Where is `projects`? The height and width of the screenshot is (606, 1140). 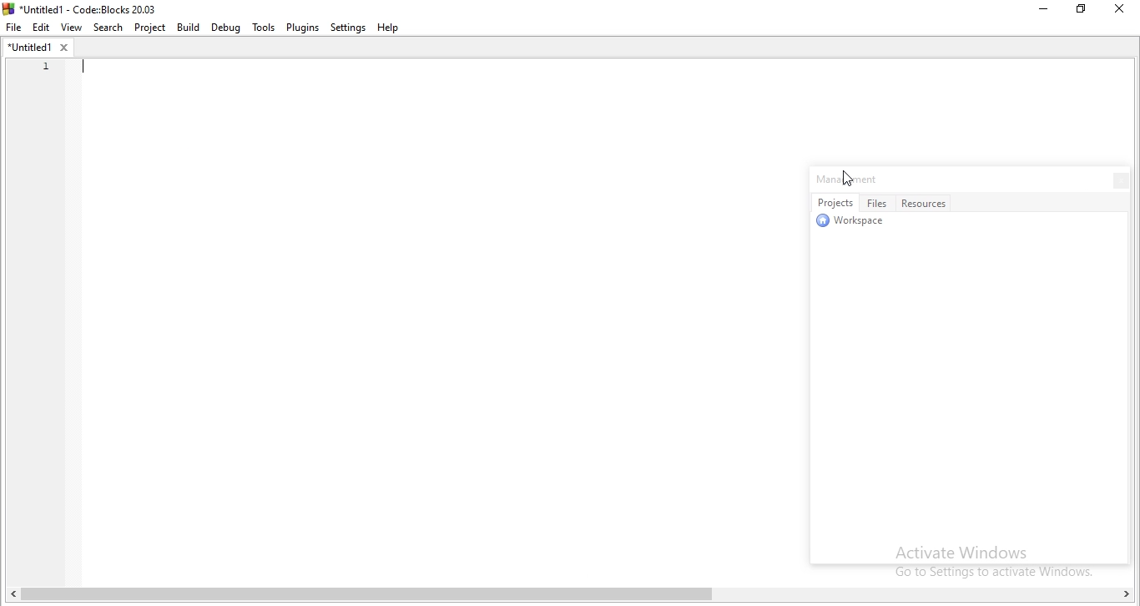 projects is located at coordinates (835, 203).